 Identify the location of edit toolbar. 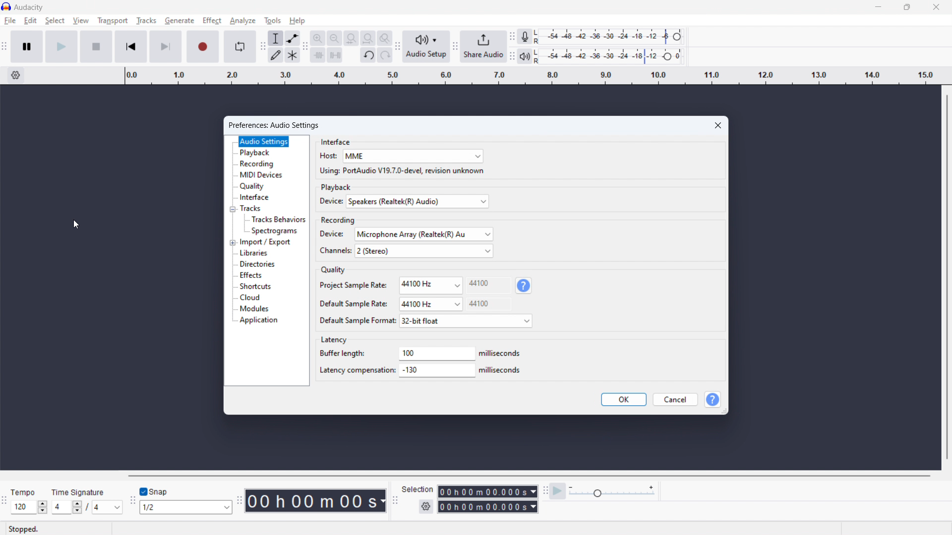
(305, 47).